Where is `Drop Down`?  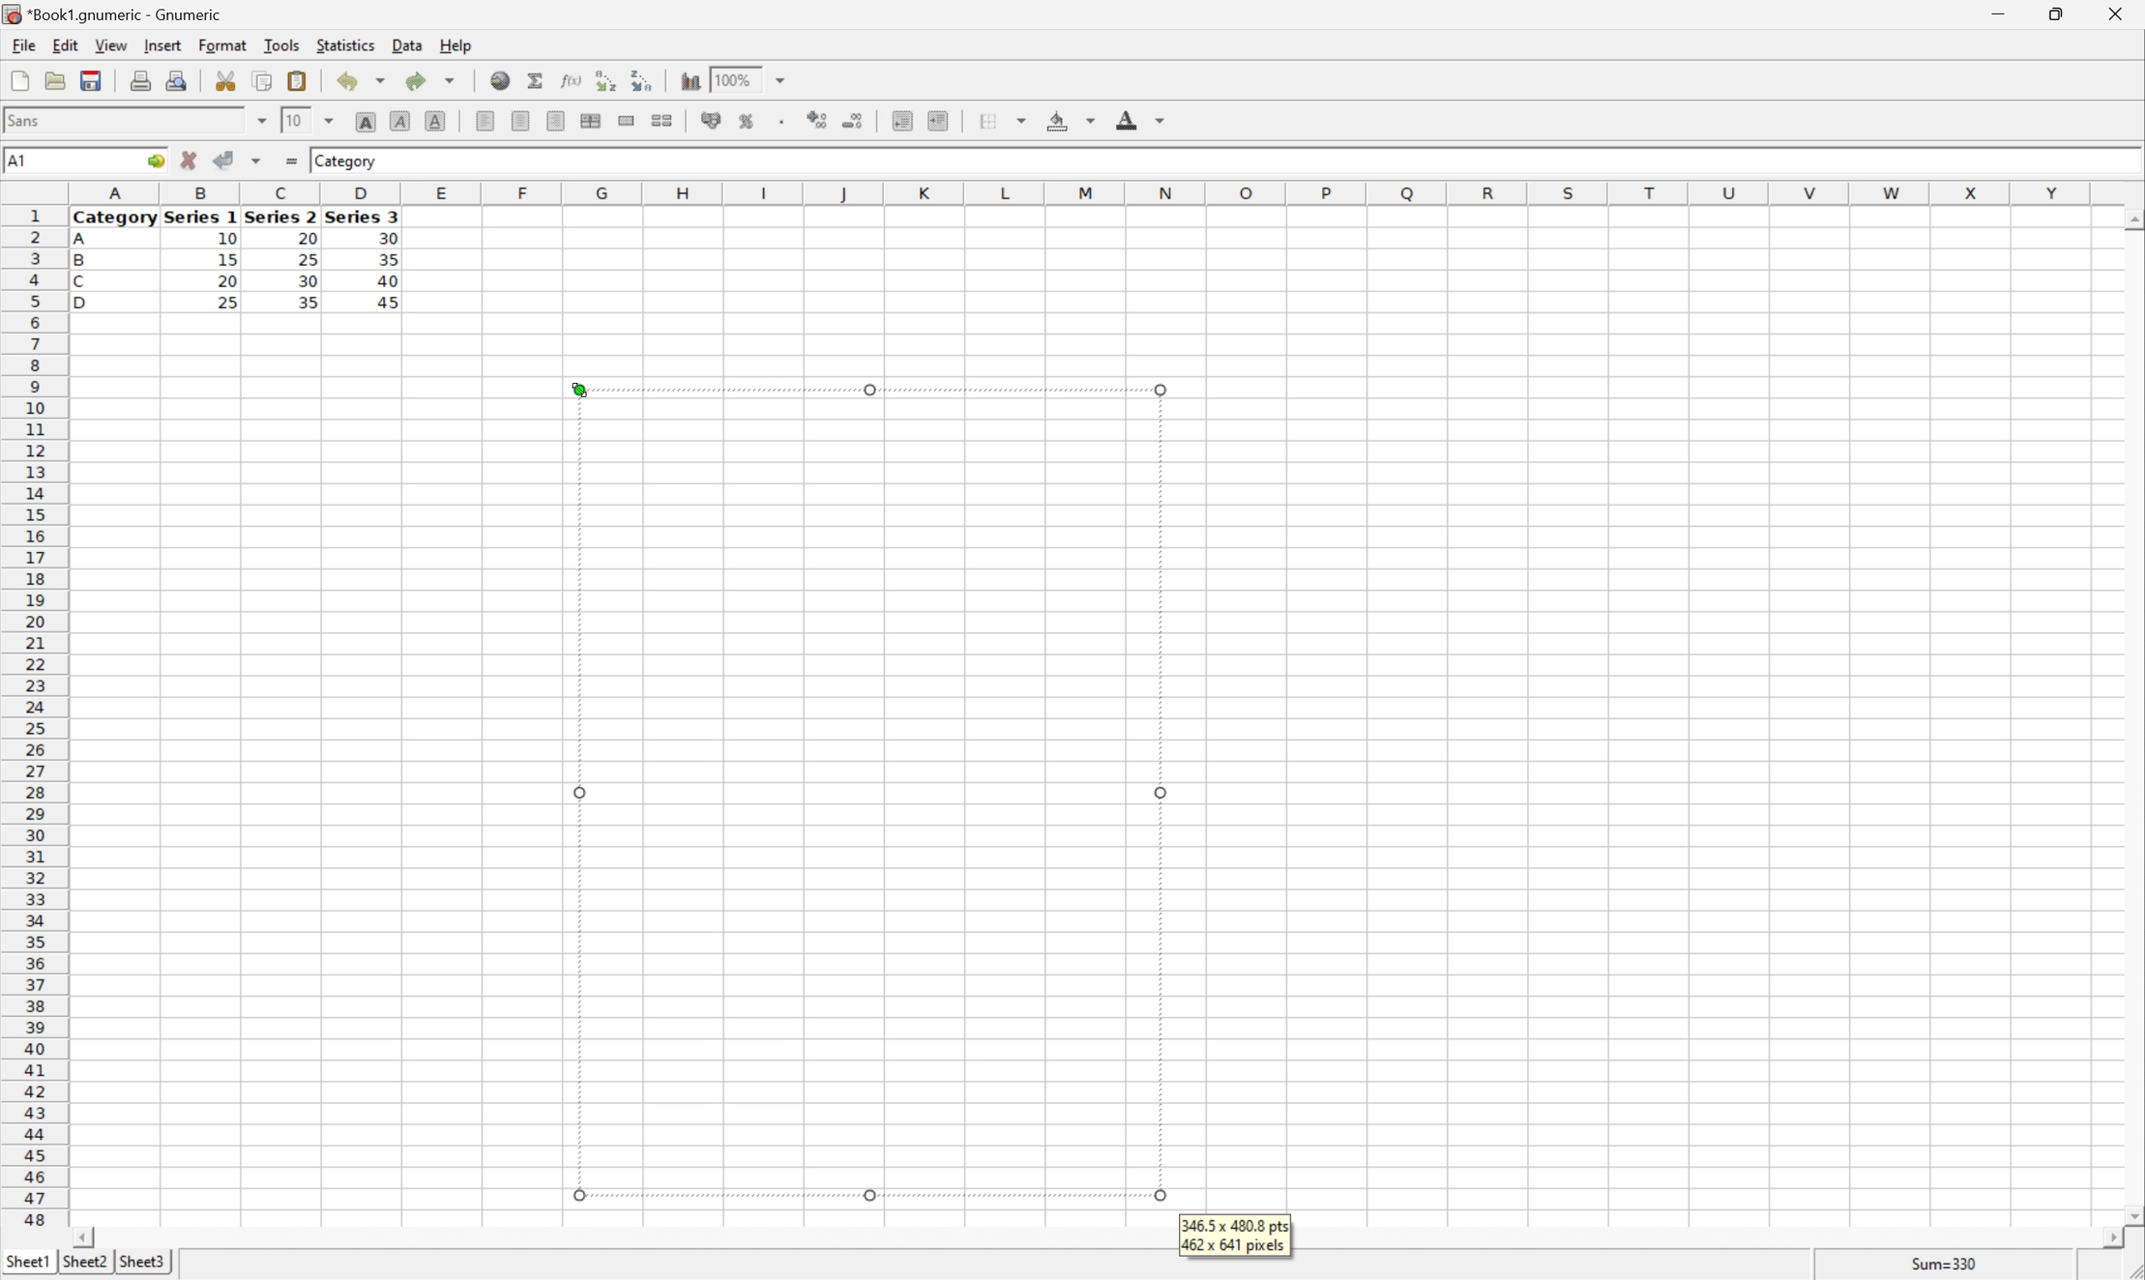
Drop Down is located at coordinates (329, 122).